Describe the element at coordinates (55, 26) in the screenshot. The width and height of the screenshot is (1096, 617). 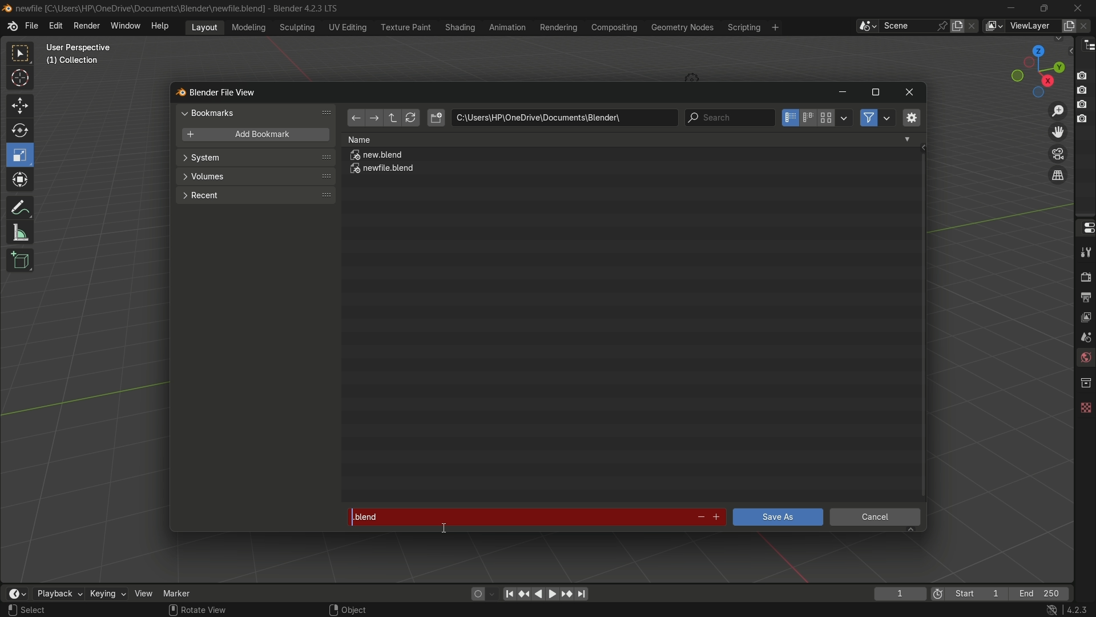
I see `edit menu` at that location.